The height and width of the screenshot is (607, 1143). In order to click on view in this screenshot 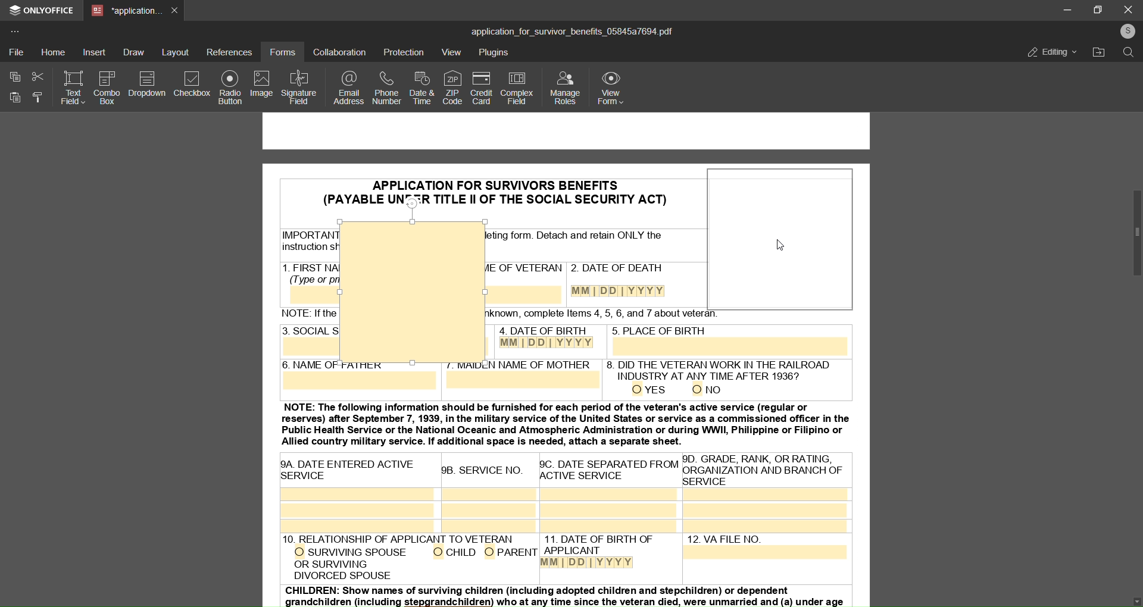, I will do `click(451, 53)`.